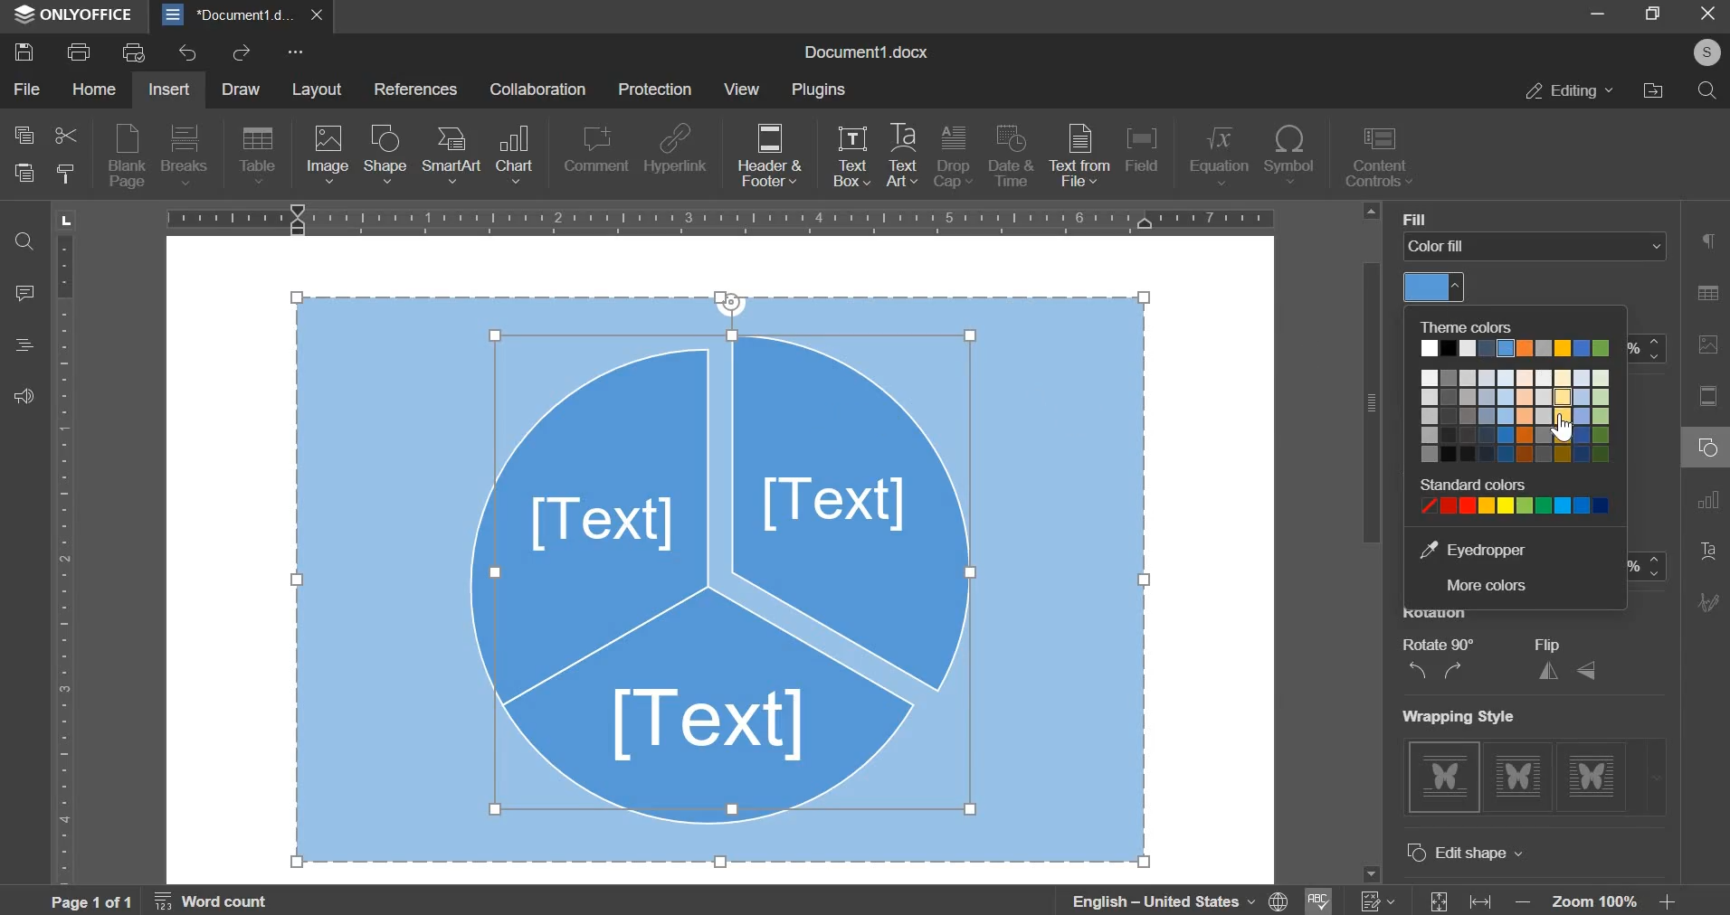 Image resolution: width=1730 pixels, height=915 pixels. What do you see at coordinates (1410, 217) in the screenshot?
I see `` at bounding box center [1410, 217].